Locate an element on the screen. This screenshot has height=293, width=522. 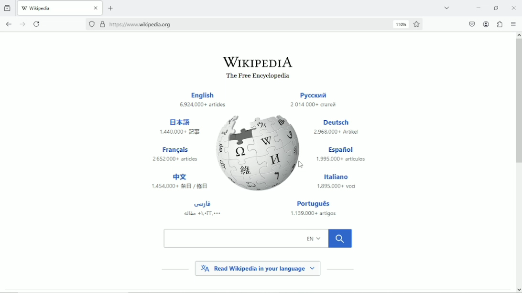
Verified by DigiCert Inc is located at coordinates (102, 25).